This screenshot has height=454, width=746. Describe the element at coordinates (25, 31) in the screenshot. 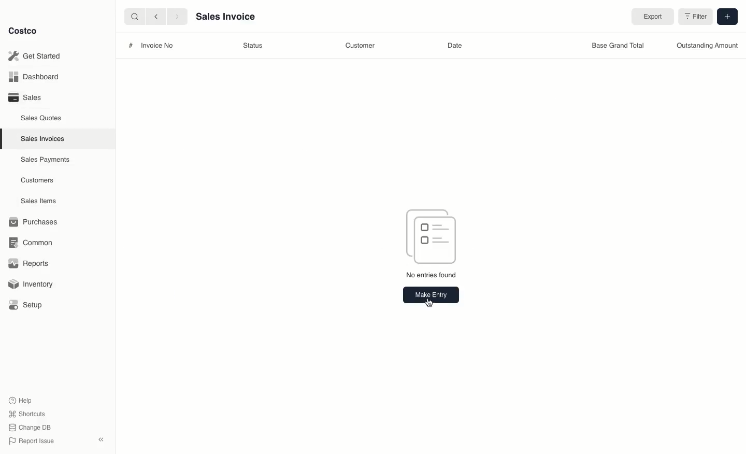

I see `Costco` at that location.